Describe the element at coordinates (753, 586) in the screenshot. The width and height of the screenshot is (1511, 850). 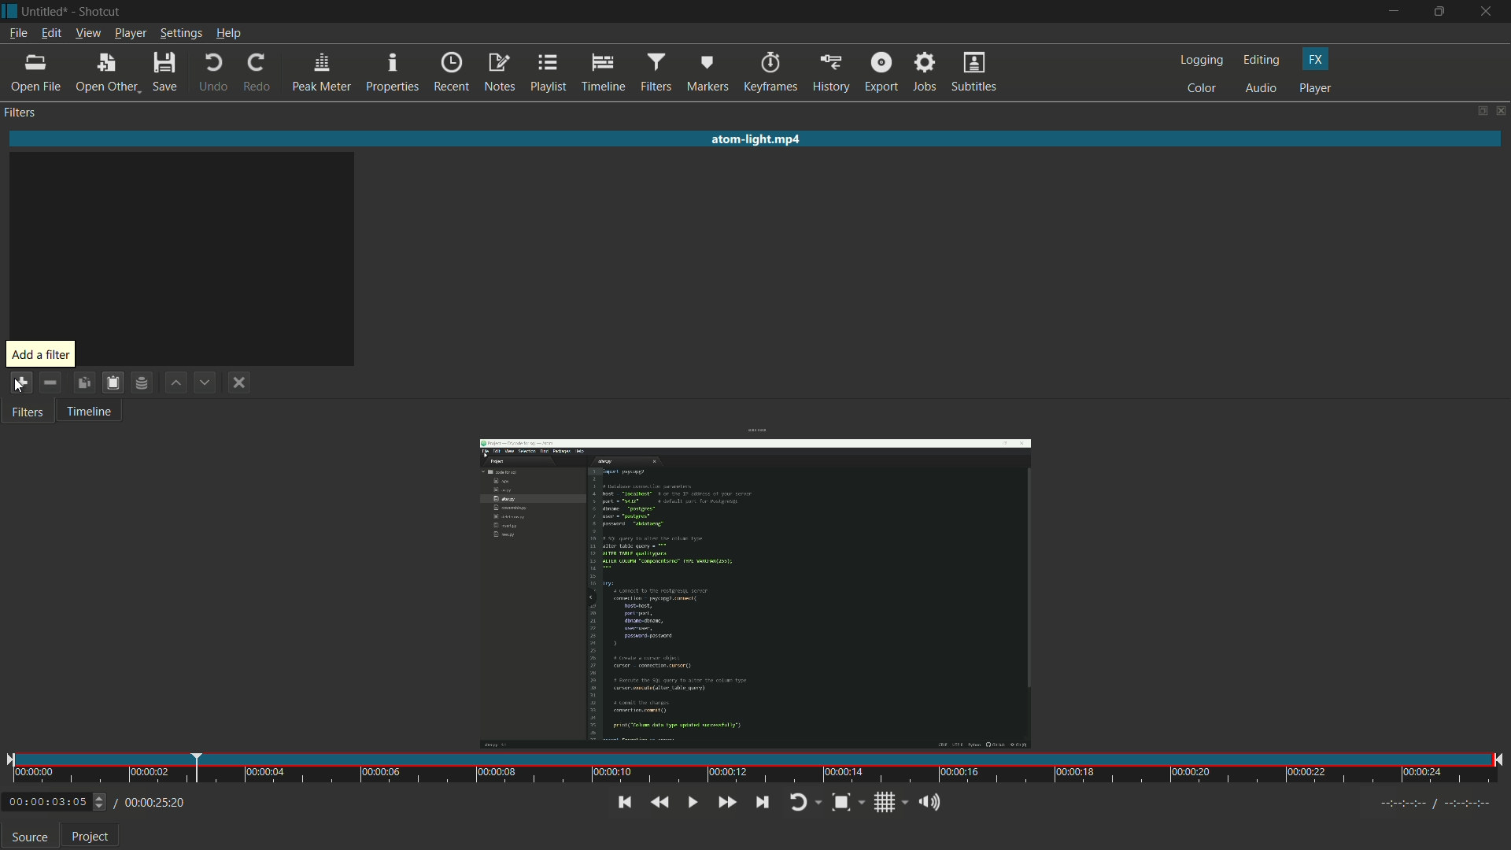
I see `opened file` at that location.